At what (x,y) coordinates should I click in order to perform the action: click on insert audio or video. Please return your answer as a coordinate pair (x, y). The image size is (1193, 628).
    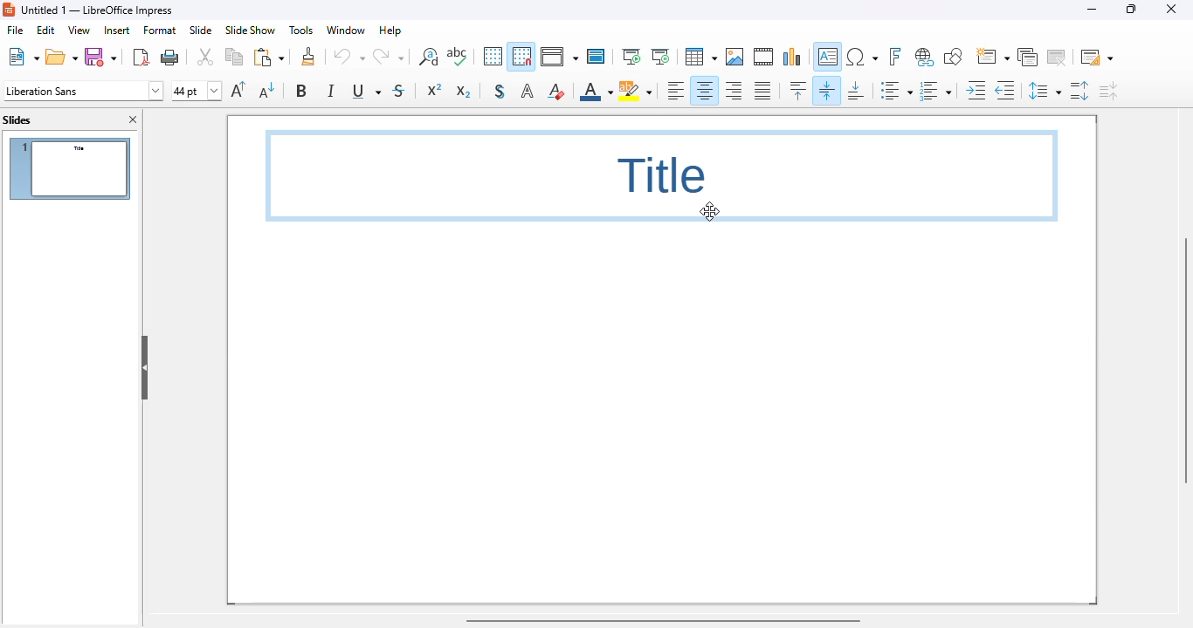
    Looking at the image, I should click on (763, 57).